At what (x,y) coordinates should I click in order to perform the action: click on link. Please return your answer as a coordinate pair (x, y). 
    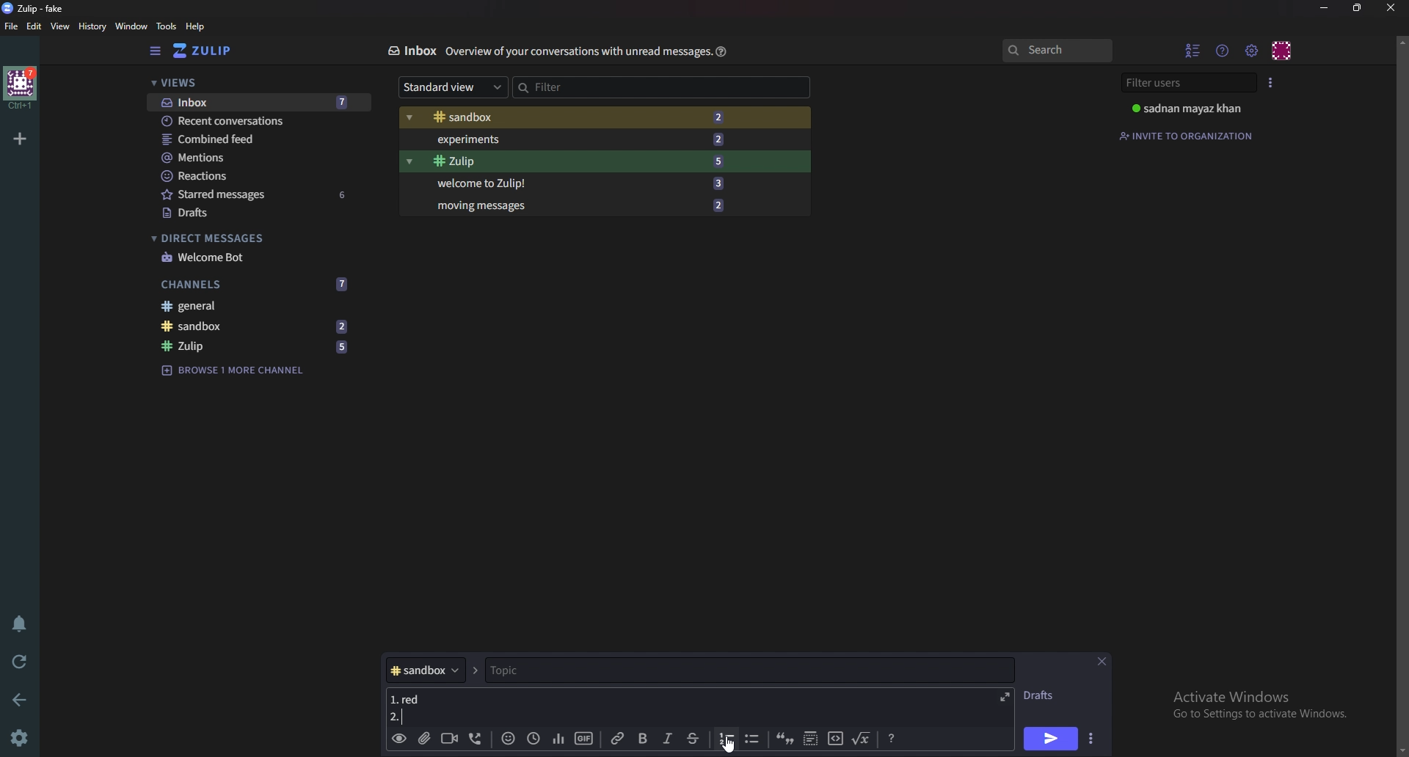
    Looking at the image, I should click on (619, 739).